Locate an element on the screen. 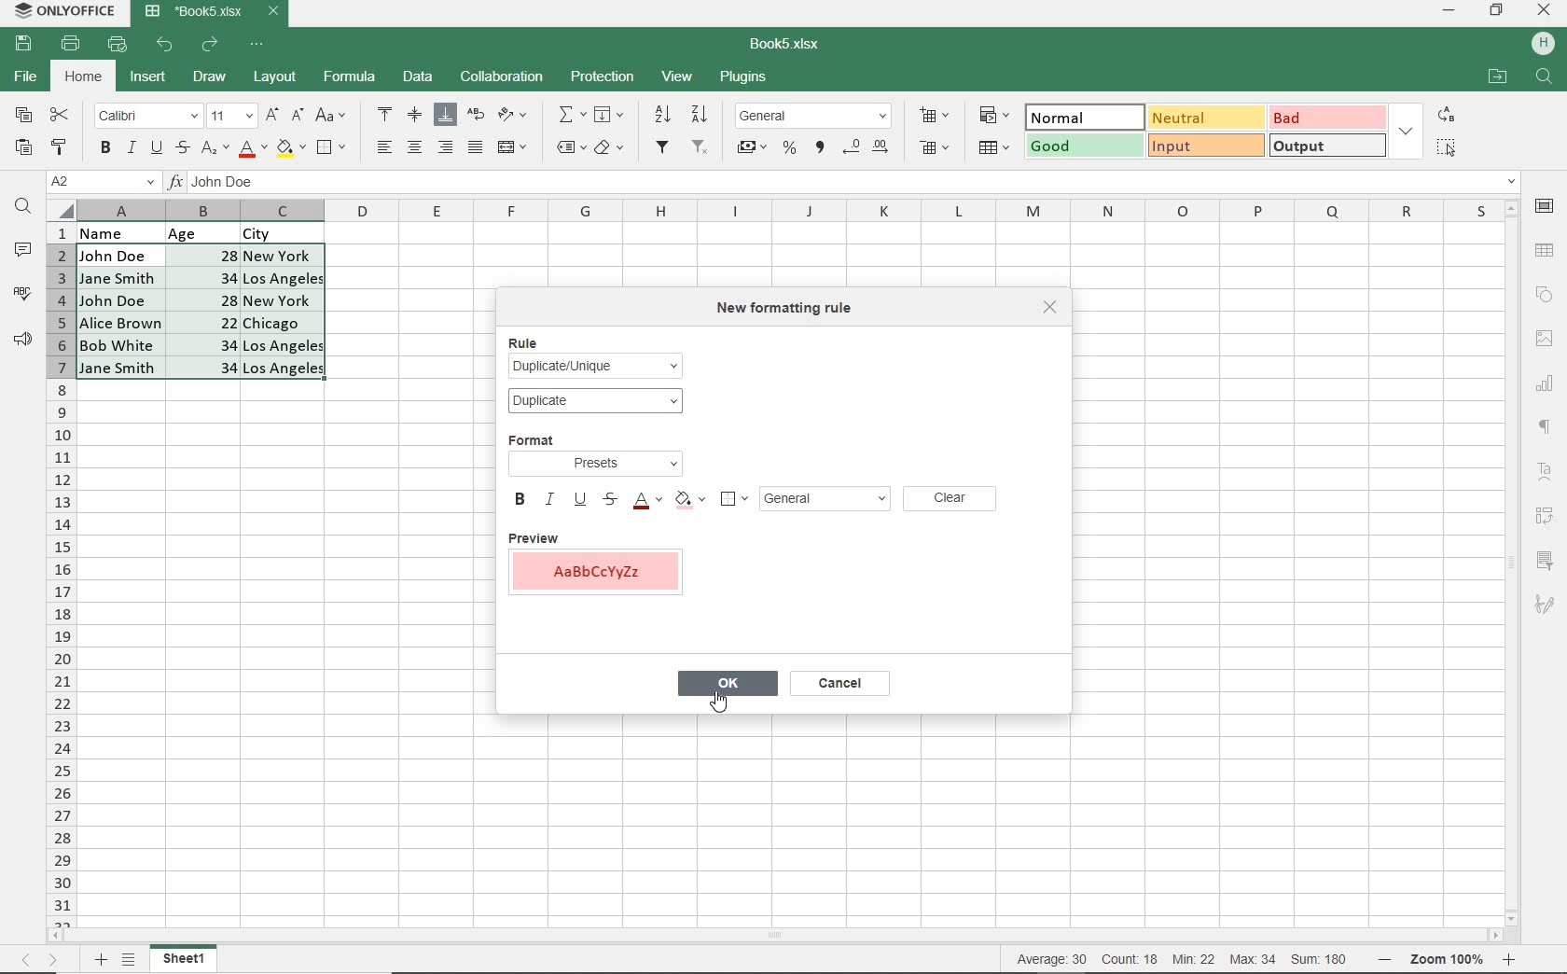  MERGE & CENTER is located at coordinates (513, 147).